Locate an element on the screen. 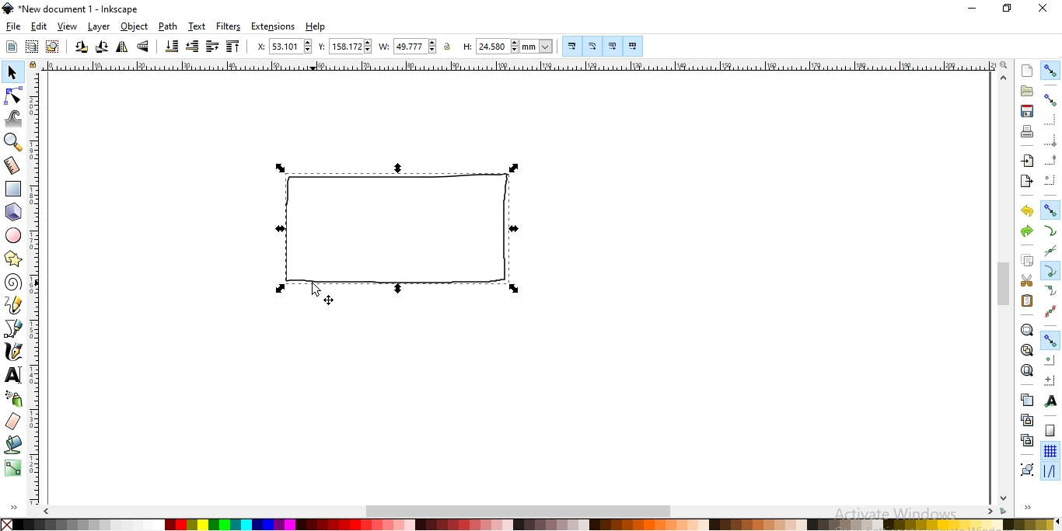  horizontal coordinate of selection is located at coordinates (282, 46).